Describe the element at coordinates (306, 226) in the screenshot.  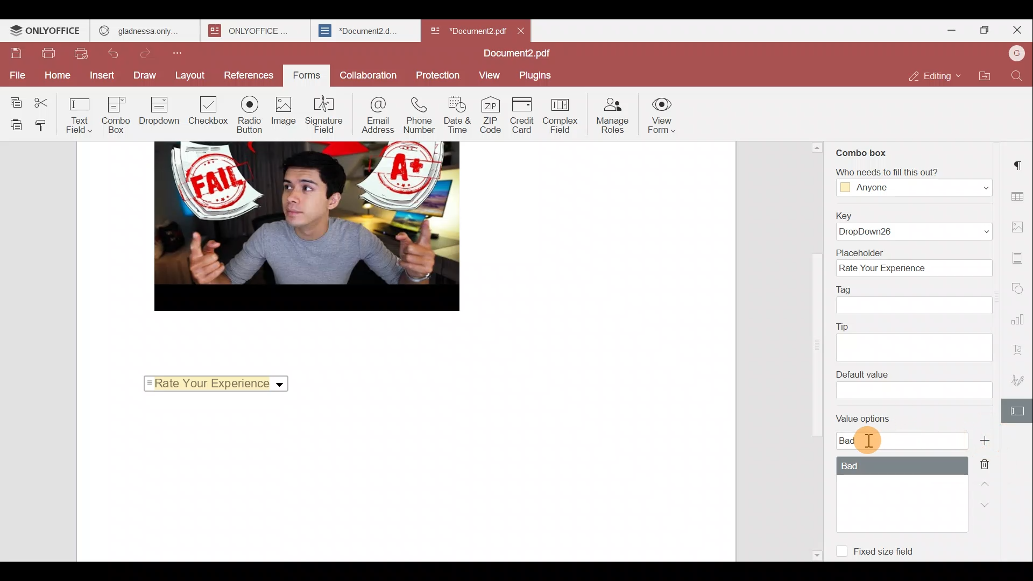
I see `image` at that location.